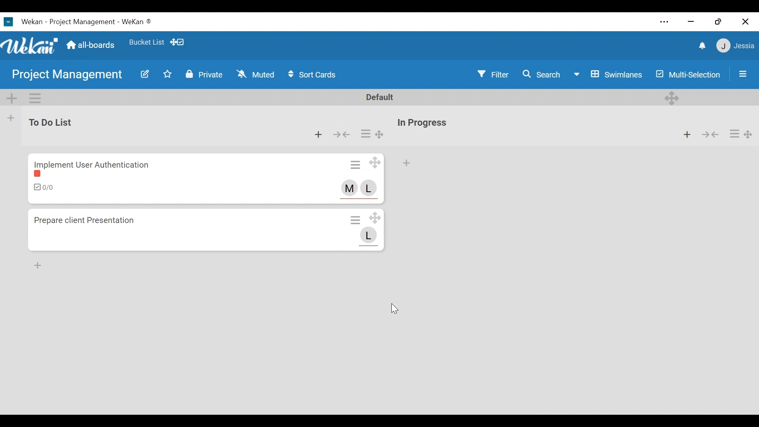  Describe the element at coordinates (205, 74) in the screenshot. I see `Private` at that location.